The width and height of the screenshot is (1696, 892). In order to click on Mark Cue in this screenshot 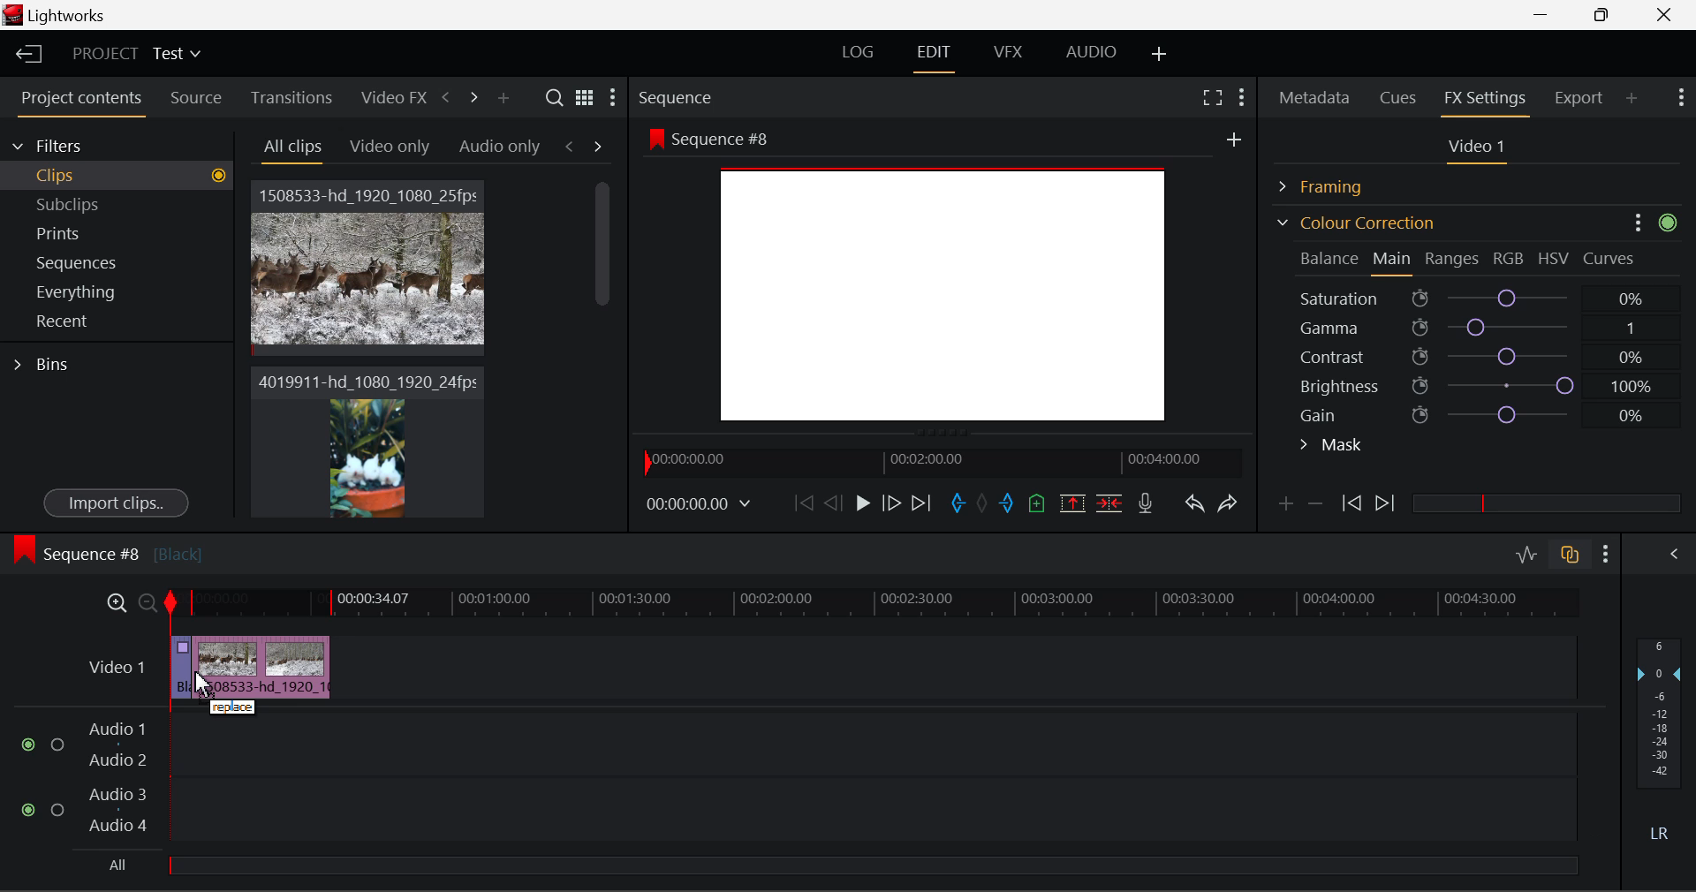, I will do `click(1035, 504)`.